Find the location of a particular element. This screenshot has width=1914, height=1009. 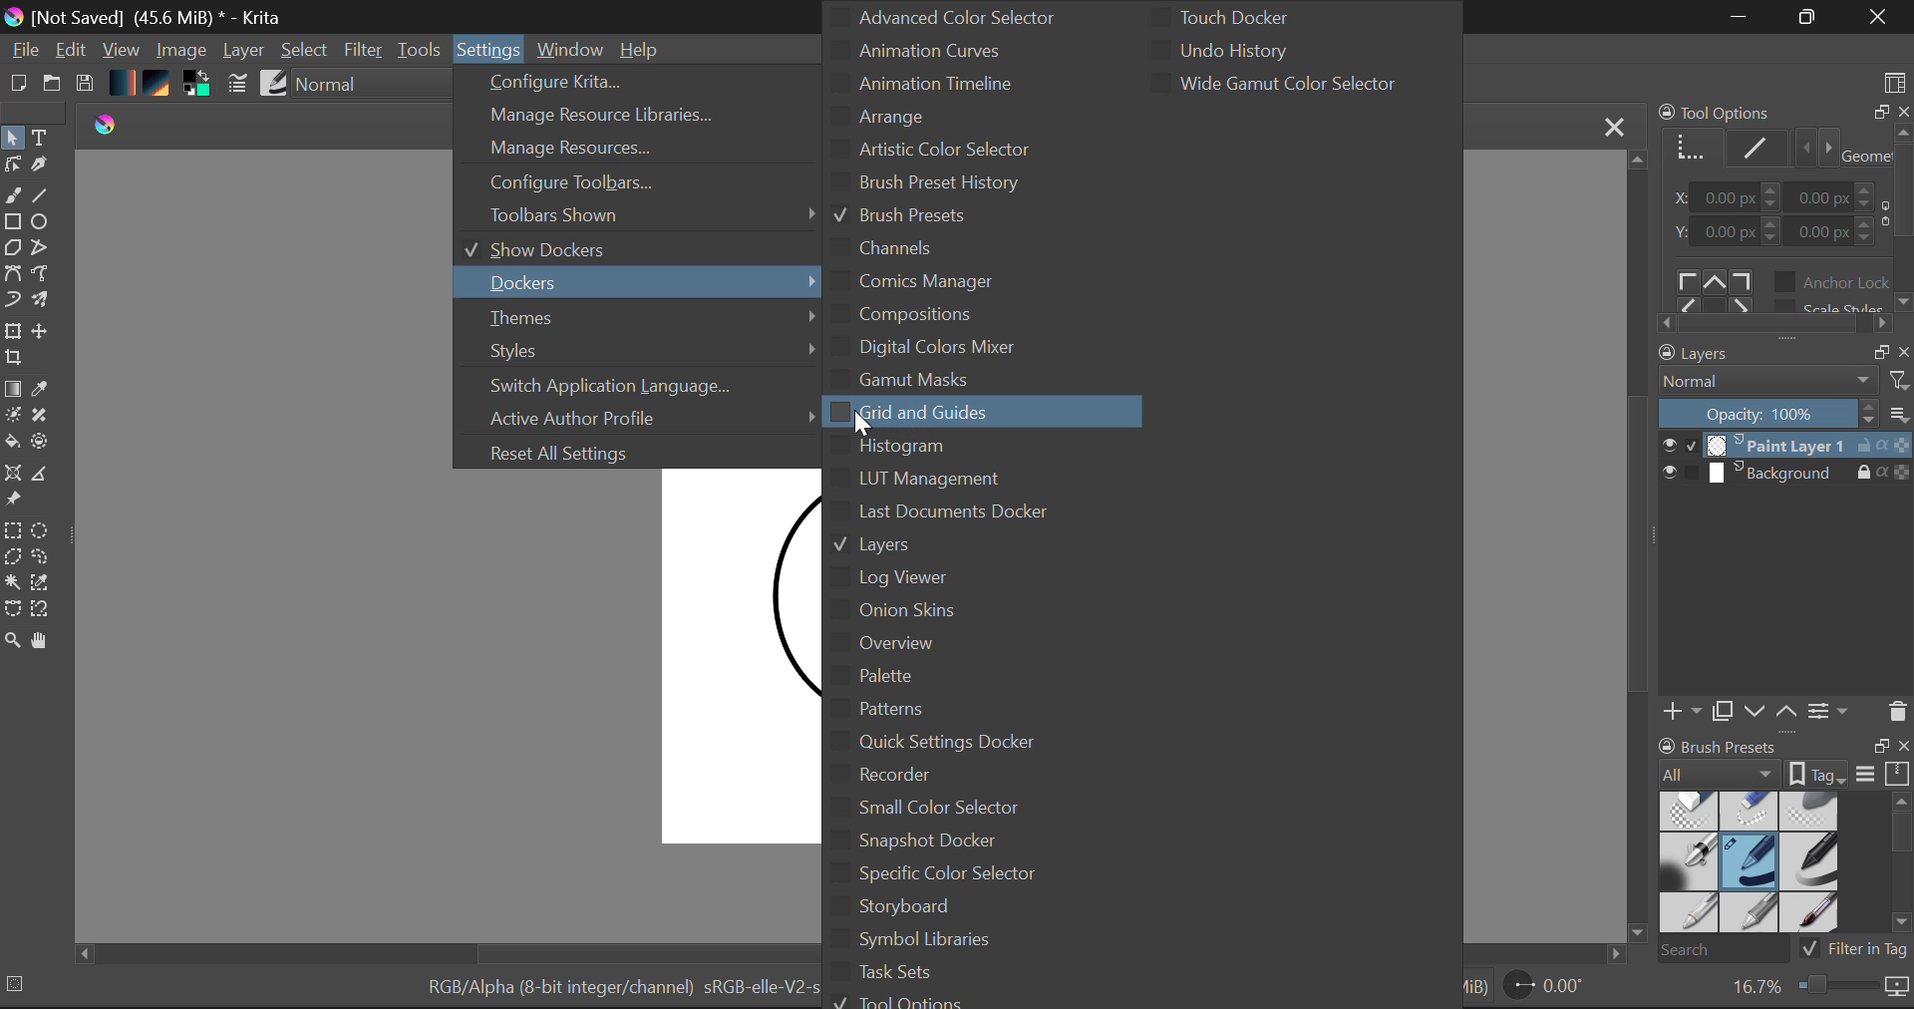

Last Document Docker is located at coordinates (1015, 513).